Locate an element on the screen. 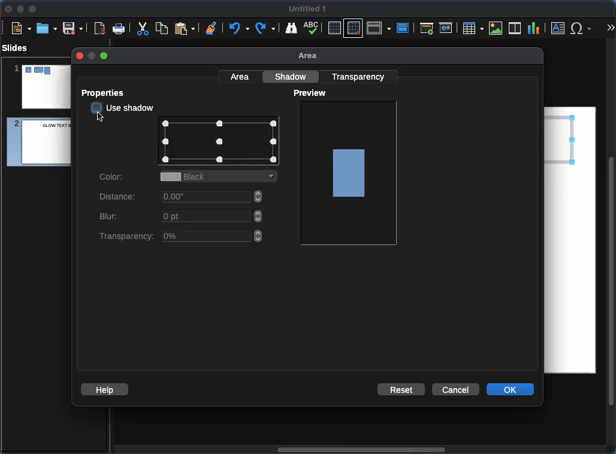  Master slide is located at coordinates (404, 28).